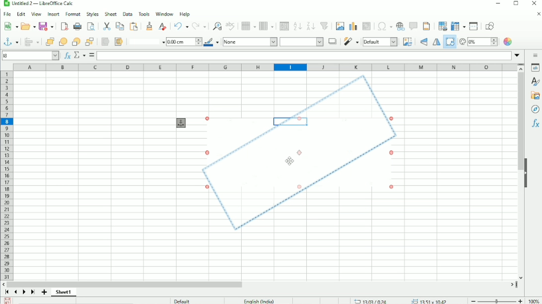 Image resolution: width=542 pixels, height=304 pixels. Describe the element at coordinates (162, 26) in the screenshot. I see `Clear direct formatting` at that location.